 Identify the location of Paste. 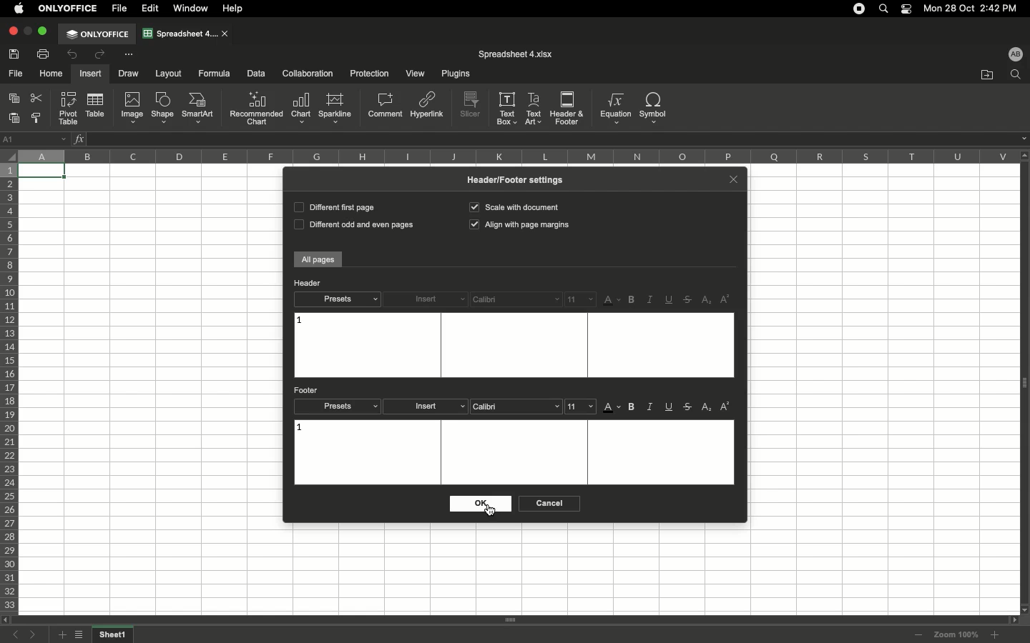
(16, 118).